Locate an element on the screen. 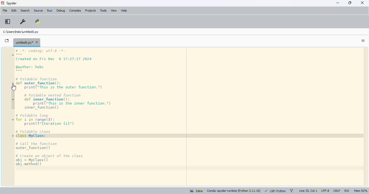 The height and width of the screenshot is (194, 369). browse tabs is located at coordinates (7, 41).